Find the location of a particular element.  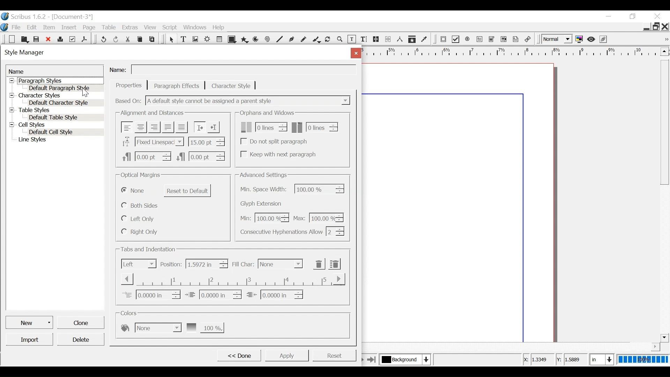

Document is located at coordinates (72, 17).